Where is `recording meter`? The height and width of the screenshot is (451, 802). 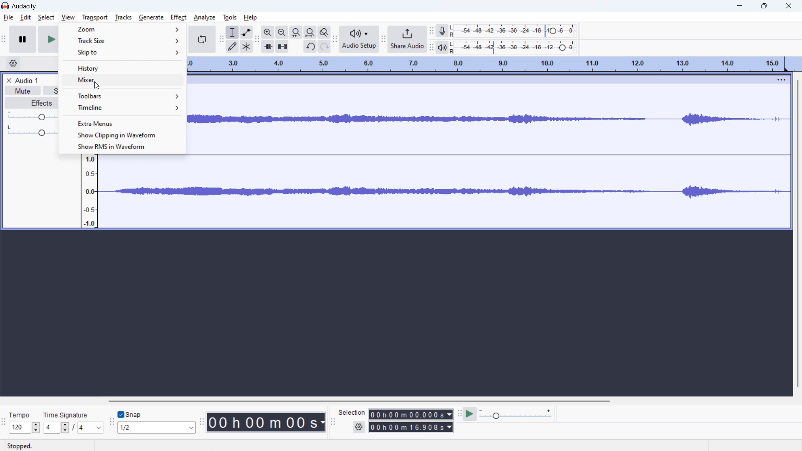 recording meter is located at coordinates (441, 31).